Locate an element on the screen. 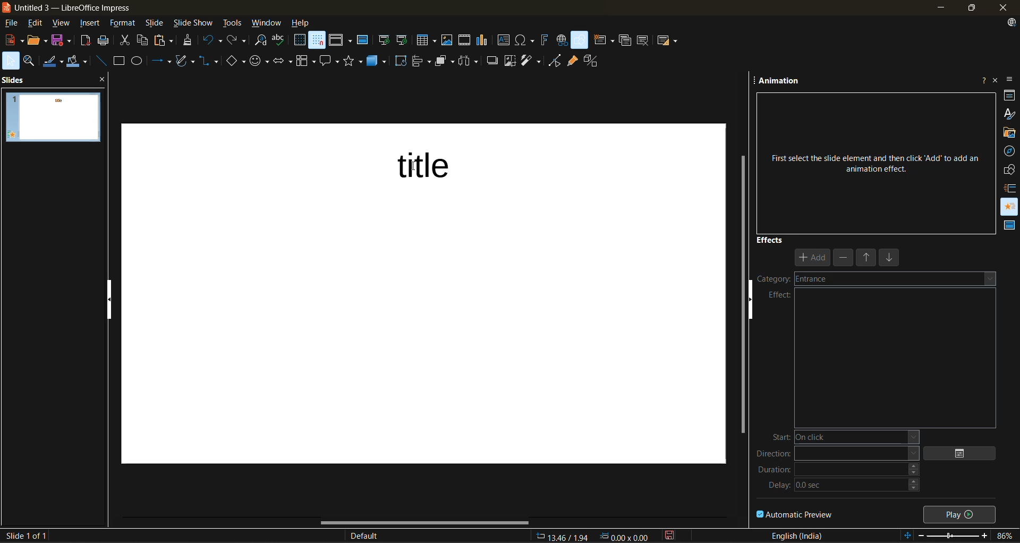 This screenshot has width=1020, height=543. animation is located at coordinates (780, 82).